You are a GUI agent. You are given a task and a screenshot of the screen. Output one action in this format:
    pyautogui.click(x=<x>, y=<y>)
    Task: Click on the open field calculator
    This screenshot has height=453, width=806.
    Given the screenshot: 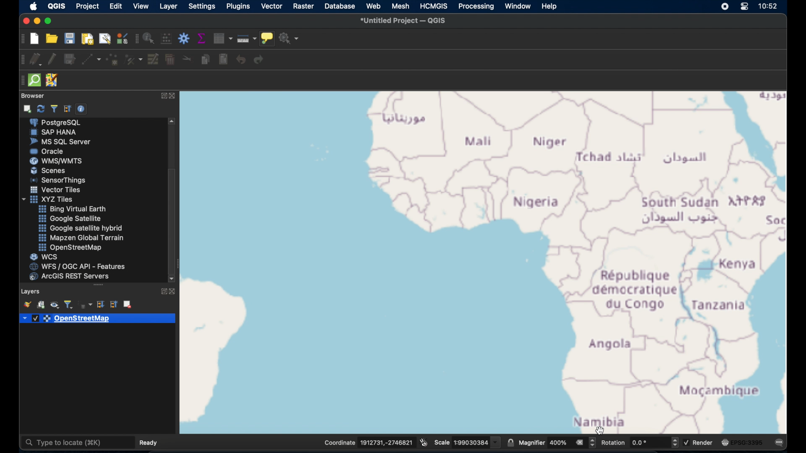 What is the action you would take?
    pyautogui.click(x=165, y=39)
    